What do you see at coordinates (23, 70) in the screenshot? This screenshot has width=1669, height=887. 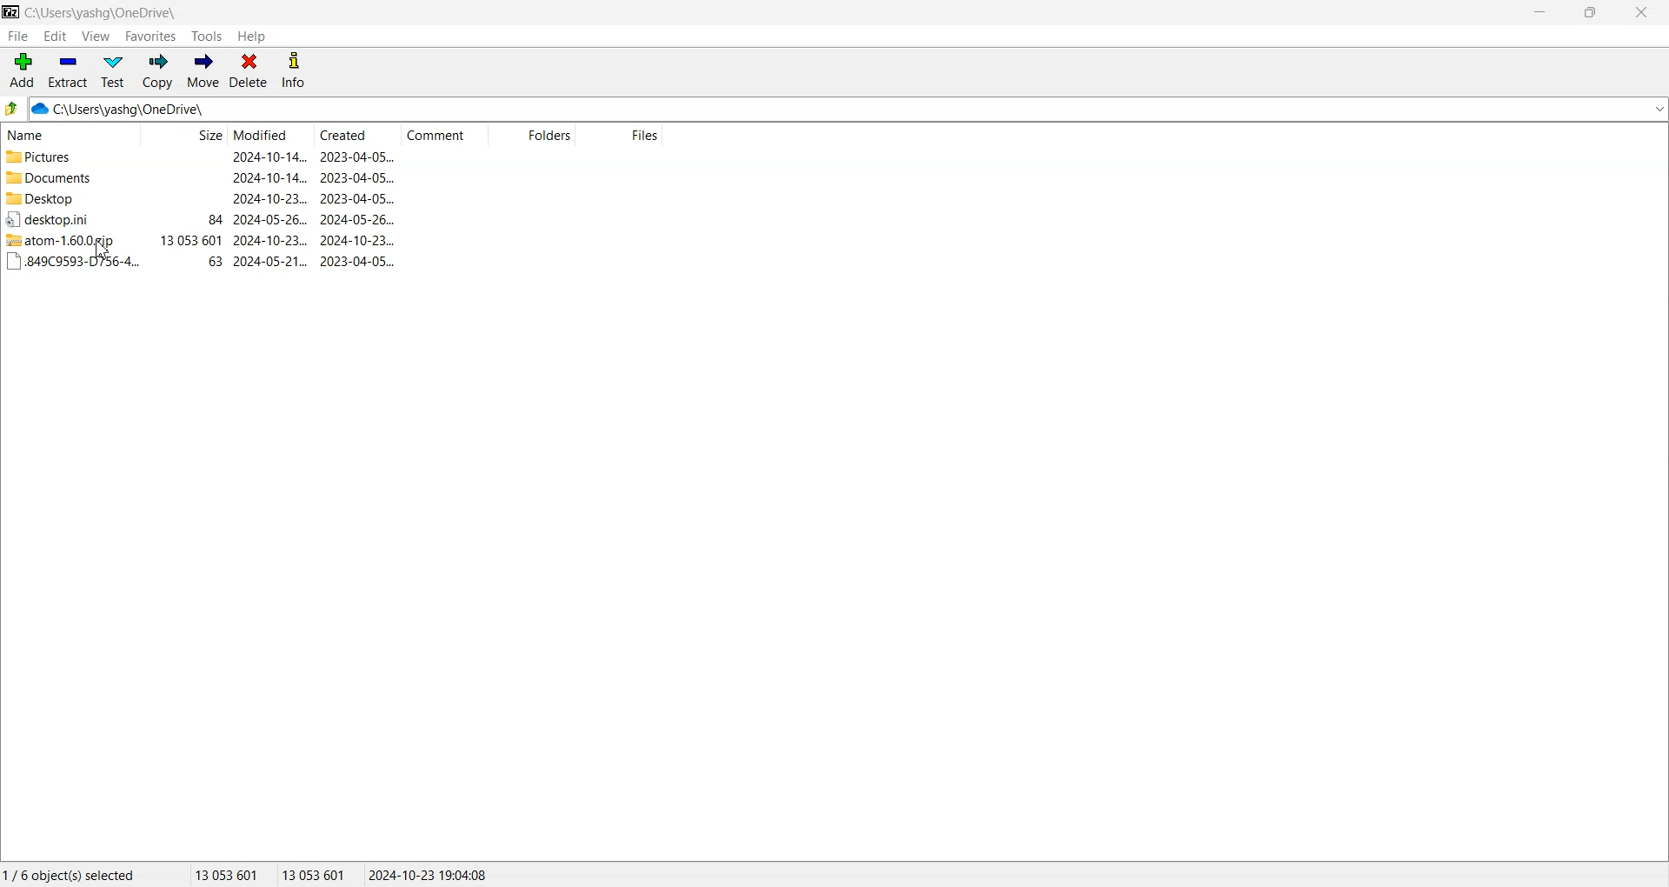 I see `Add` at bounding box center [23, 70].